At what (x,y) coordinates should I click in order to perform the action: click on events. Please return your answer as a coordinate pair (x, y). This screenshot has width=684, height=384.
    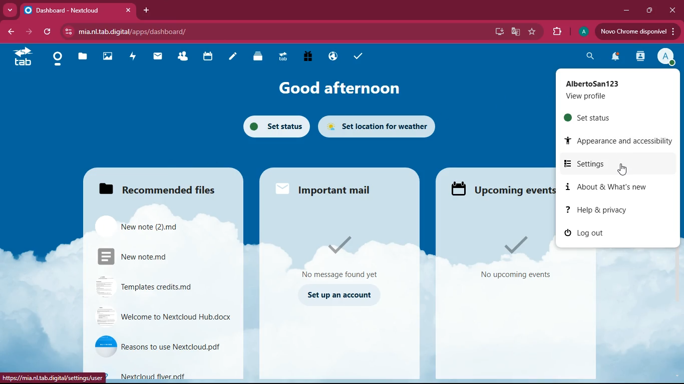
    Looking at the image, I should click on (512, 258).